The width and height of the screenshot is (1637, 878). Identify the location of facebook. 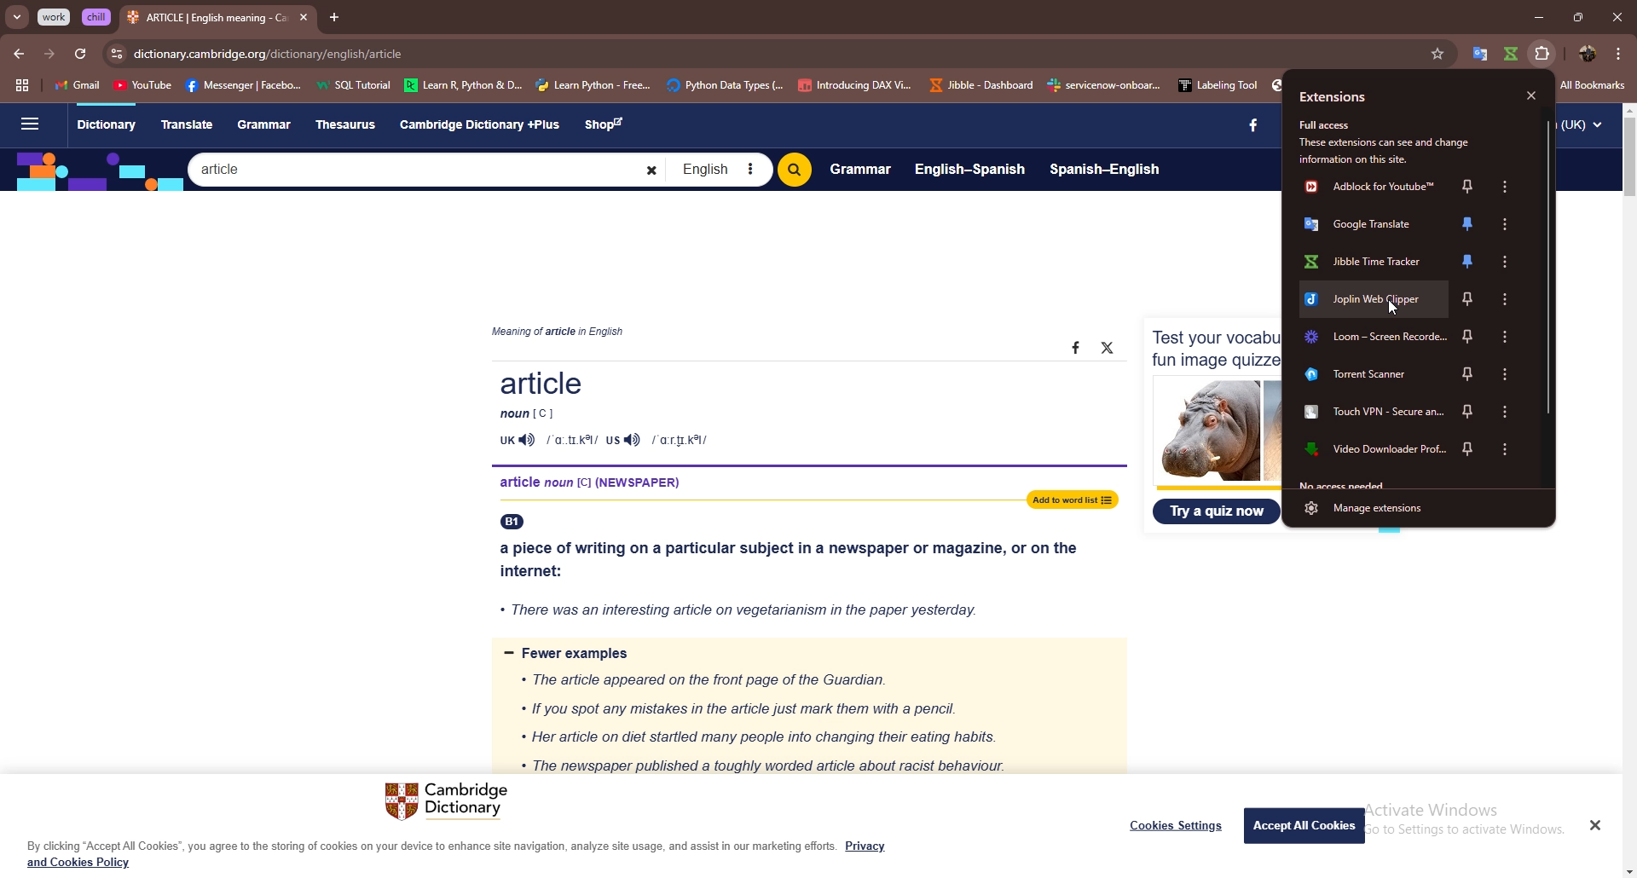
(1246, 126).